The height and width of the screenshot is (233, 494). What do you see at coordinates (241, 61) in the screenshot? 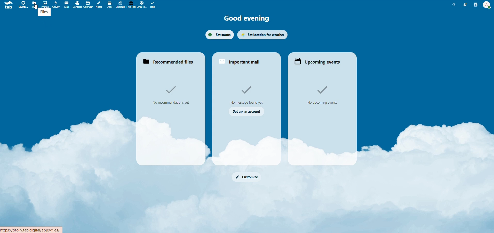
I see `Important Mail` at bounding box center [241, 61].